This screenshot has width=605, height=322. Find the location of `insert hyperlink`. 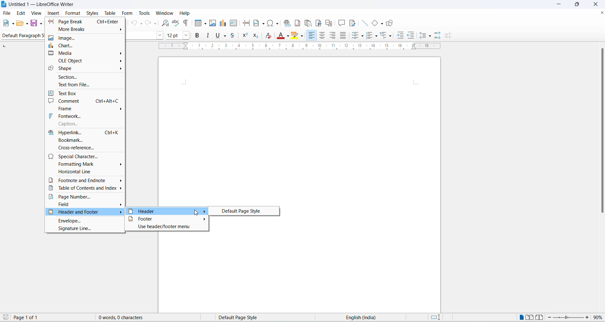

insert hyperlink is located at coordinates (286, 24).